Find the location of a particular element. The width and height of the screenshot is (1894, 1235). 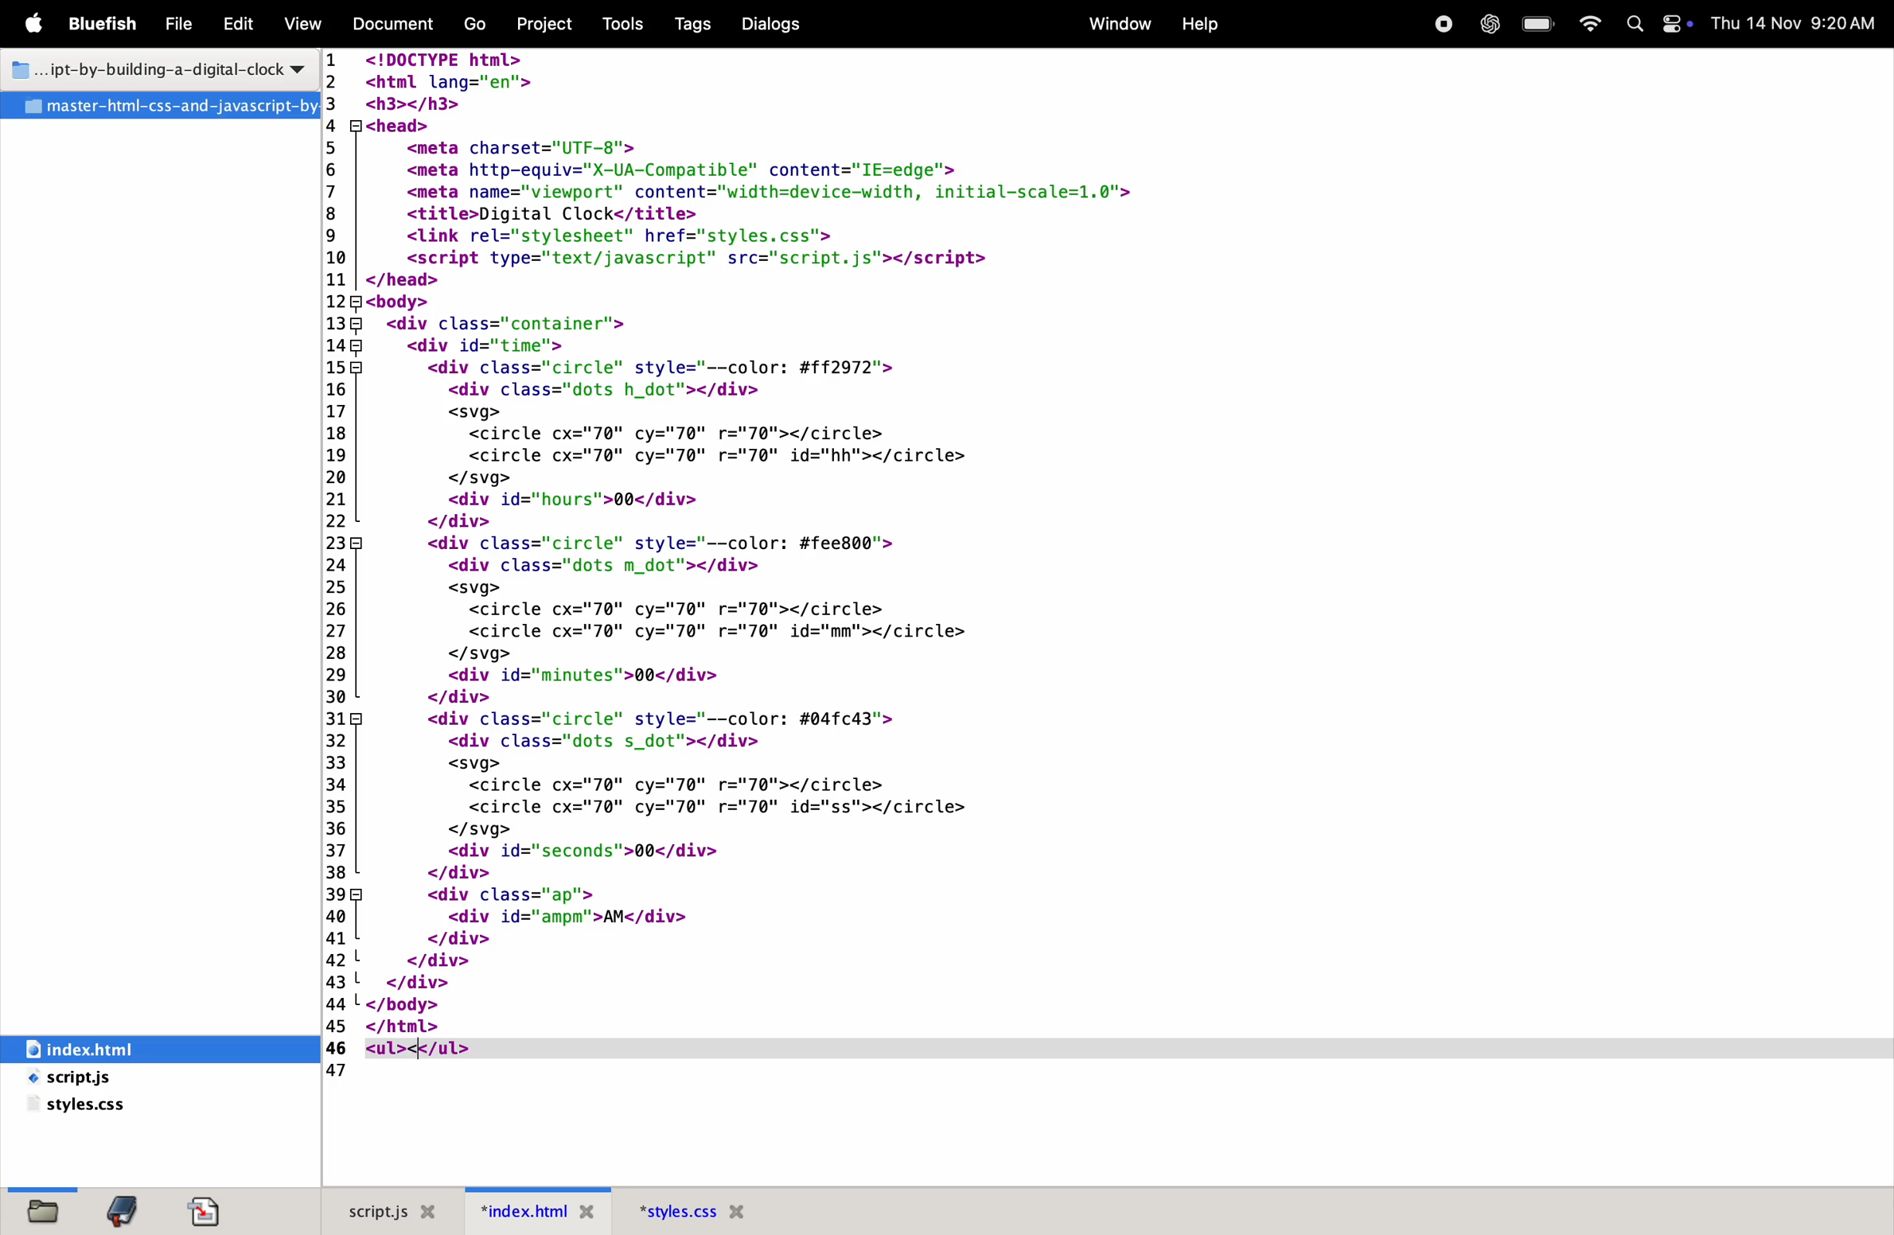

battery is located at coordinates (1536, 25).